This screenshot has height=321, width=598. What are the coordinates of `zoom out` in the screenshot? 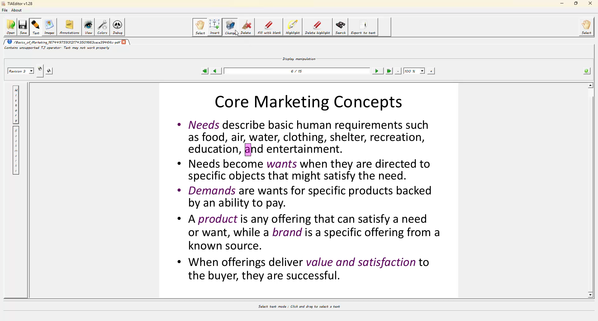 It's located at (398, 71).